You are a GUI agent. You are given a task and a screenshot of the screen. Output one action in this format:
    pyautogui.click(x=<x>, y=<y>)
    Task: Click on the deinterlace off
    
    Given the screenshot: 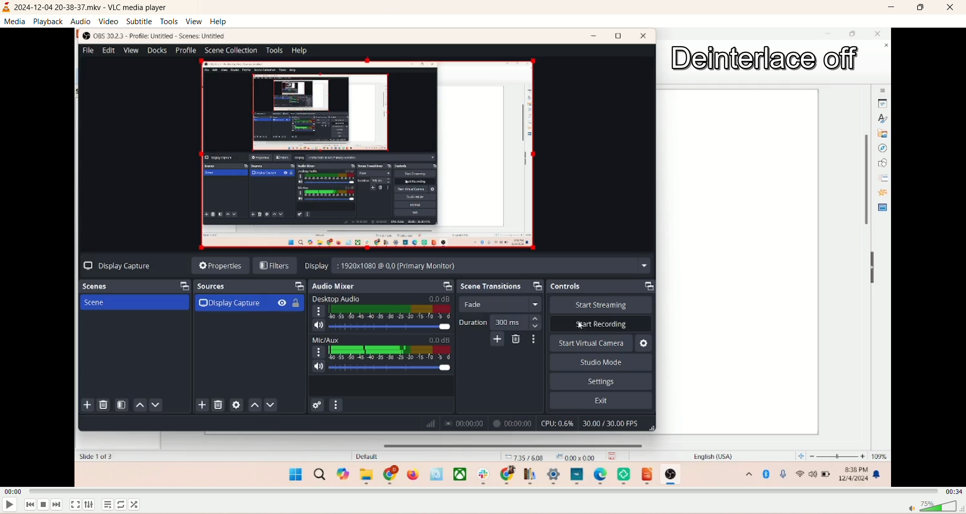 What is the action you would take?
    pyautogui.click(x=766, y=58)
    